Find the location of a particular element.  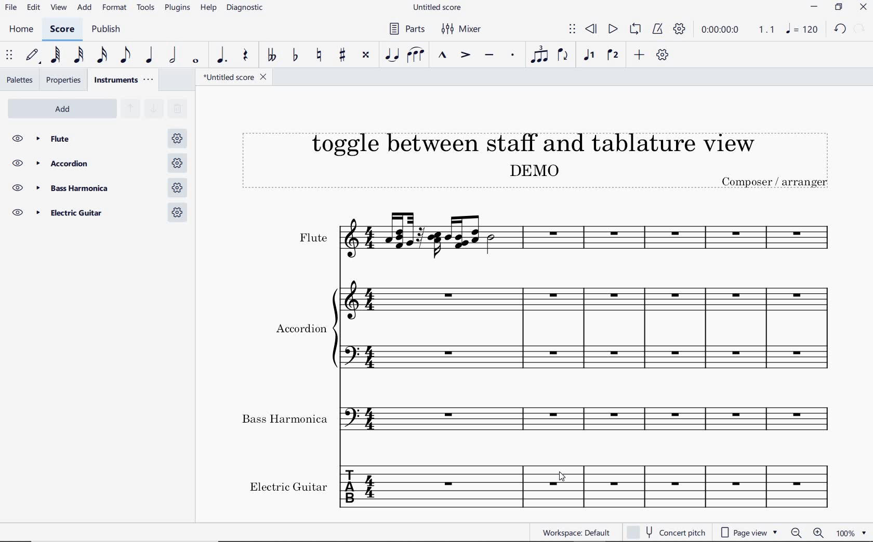

64th note is located at coordinates (55, 56).